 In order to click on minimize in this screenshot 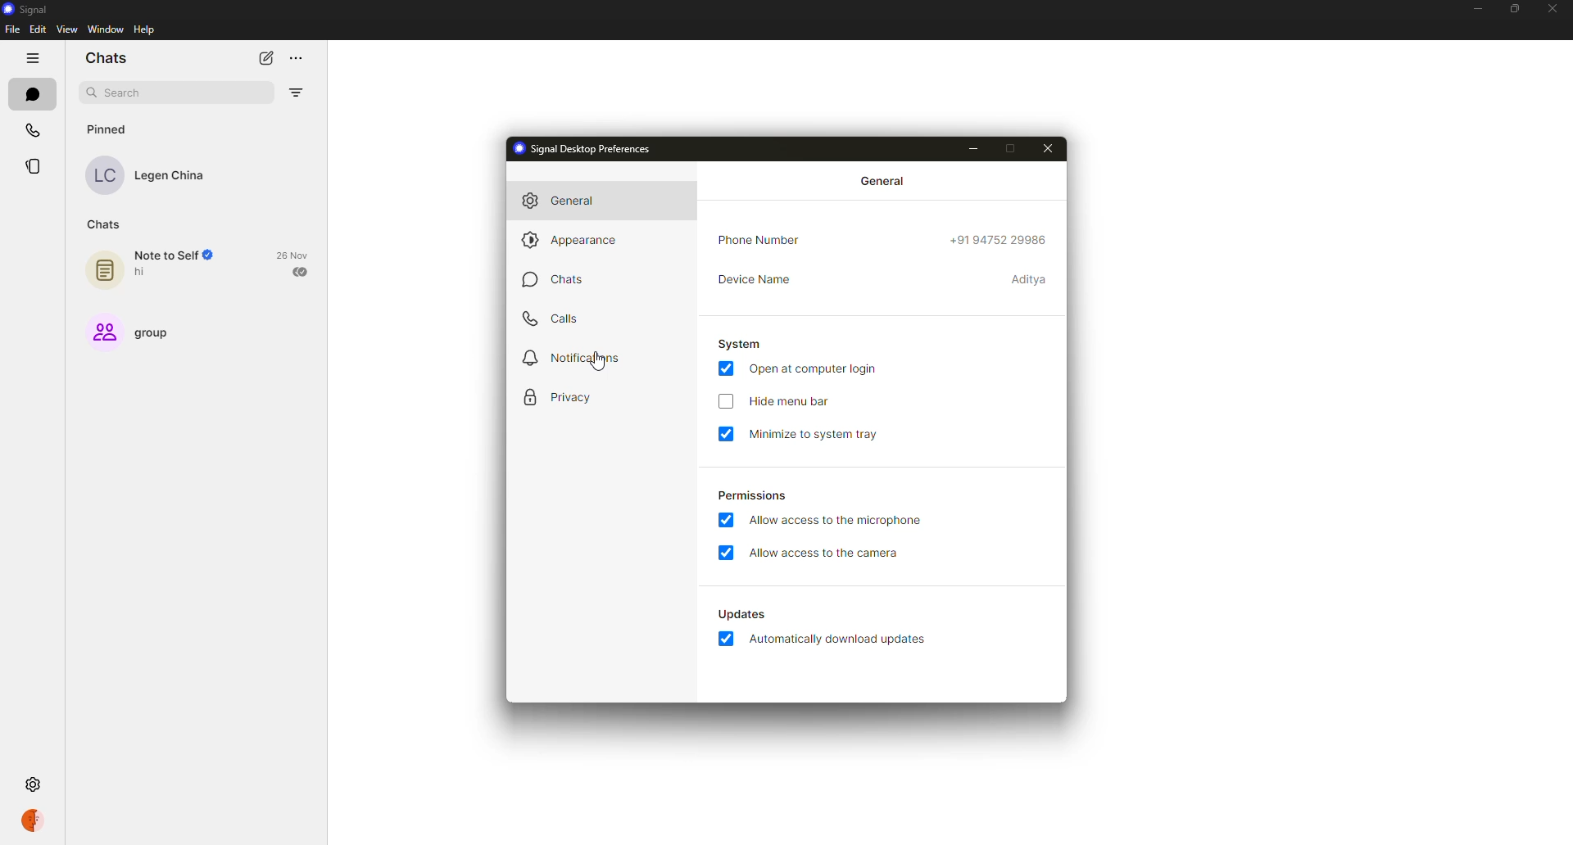, I will do `click(1476, 8)`.